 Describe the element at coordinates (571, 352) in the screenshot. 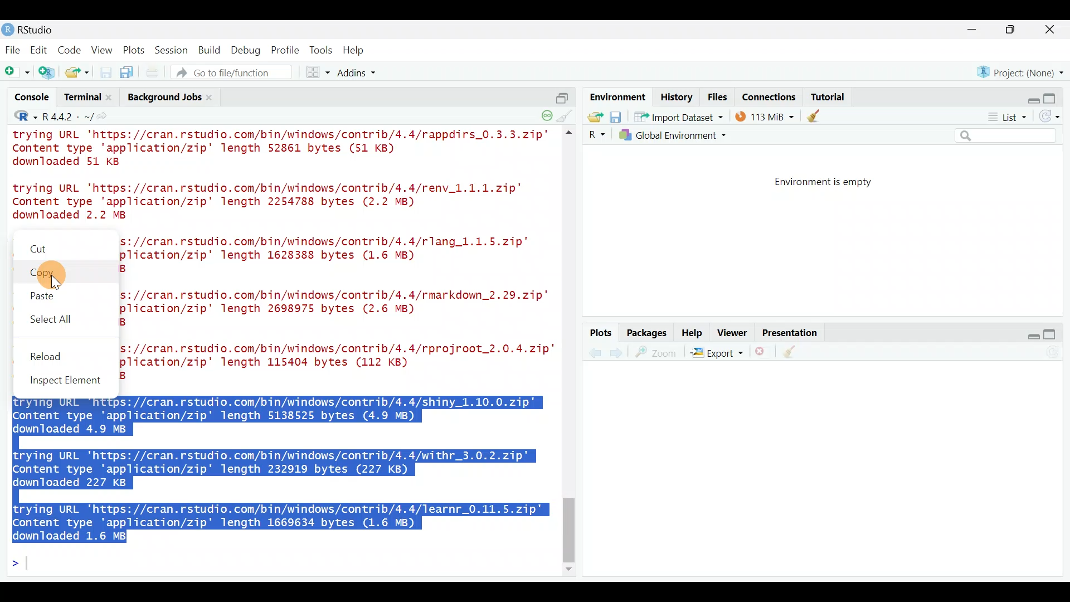

I see `scroll bar` at that location.